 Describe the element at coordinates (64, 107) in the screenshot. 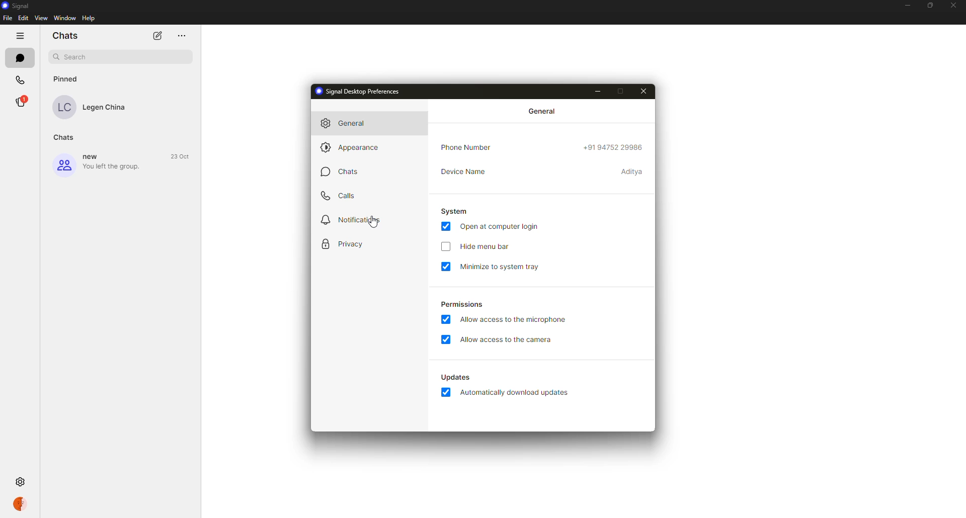

I see `LC` at that location.